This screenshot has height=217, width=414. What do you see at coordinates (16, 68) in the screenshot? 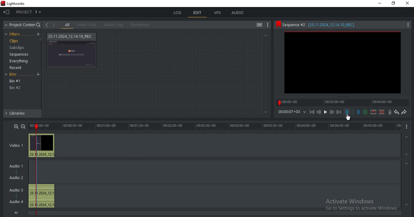
I see `recent` at bounding box center [16, 68].